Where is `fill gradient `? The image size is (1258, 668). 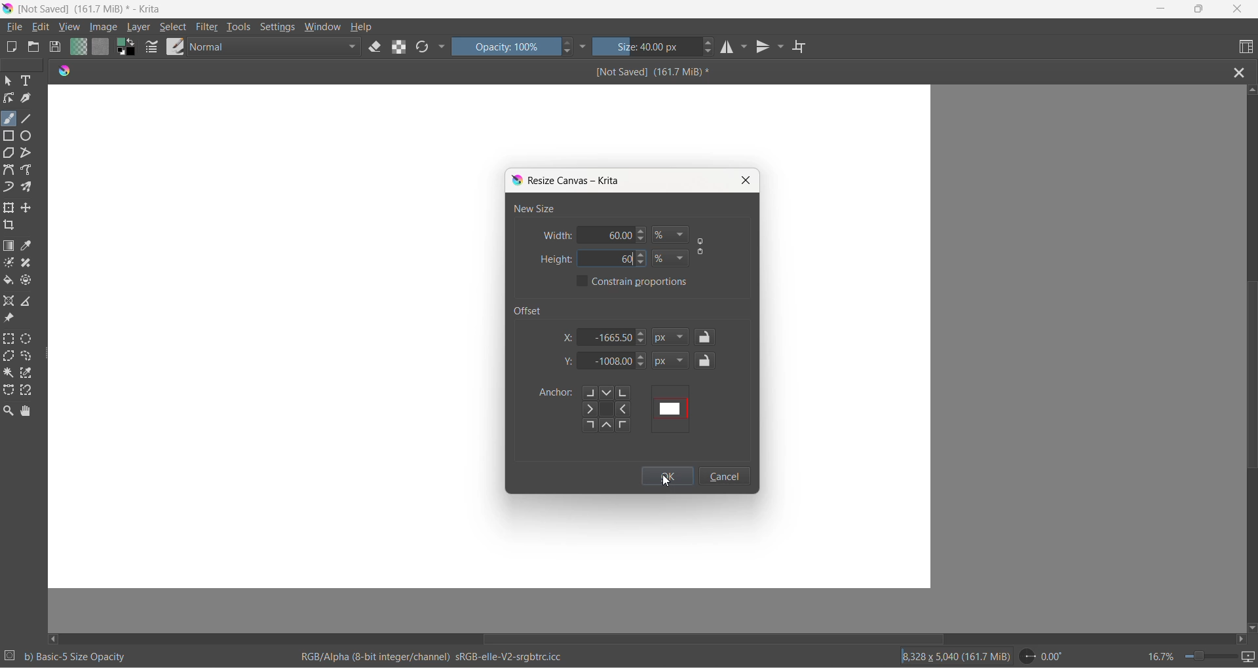 fill gradient  is located at coordinates (77, 48).